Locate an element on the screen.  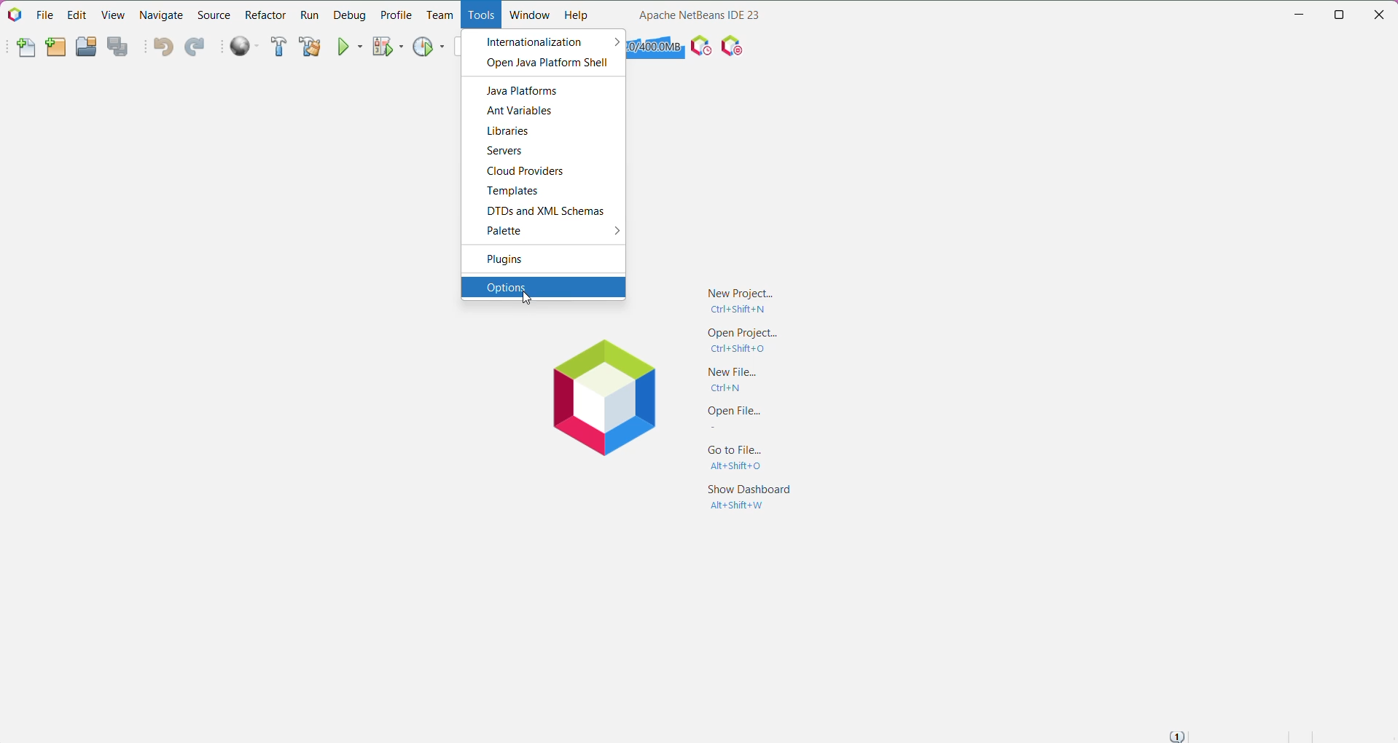
Edit is located at coordinates (75, 15).